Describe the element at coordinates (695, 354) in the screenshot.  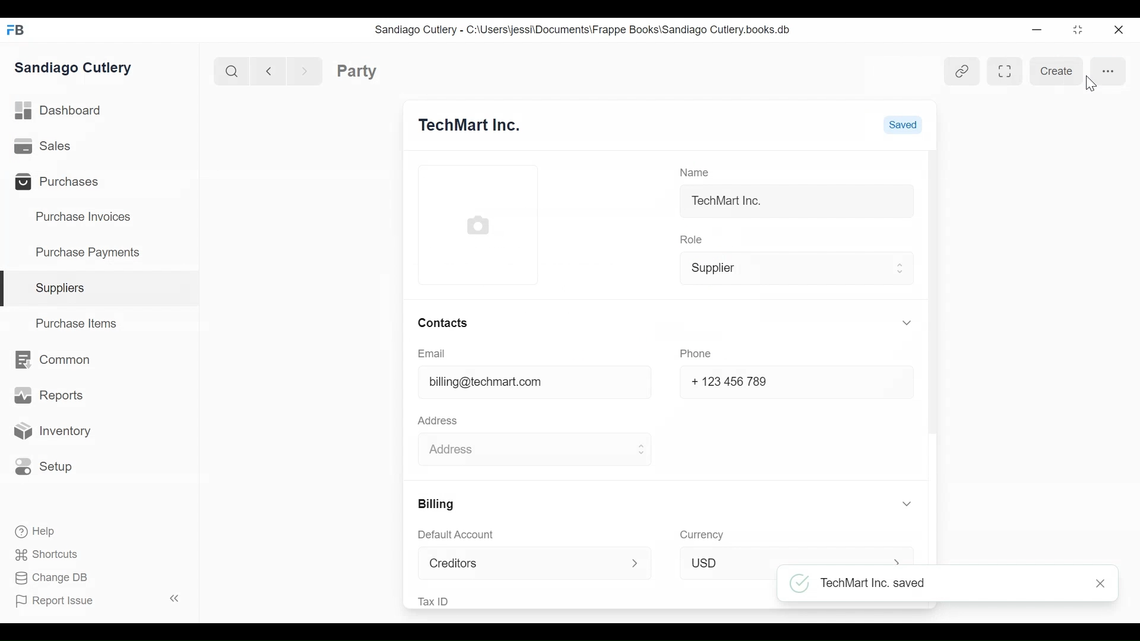
I see `Phone` at that location.